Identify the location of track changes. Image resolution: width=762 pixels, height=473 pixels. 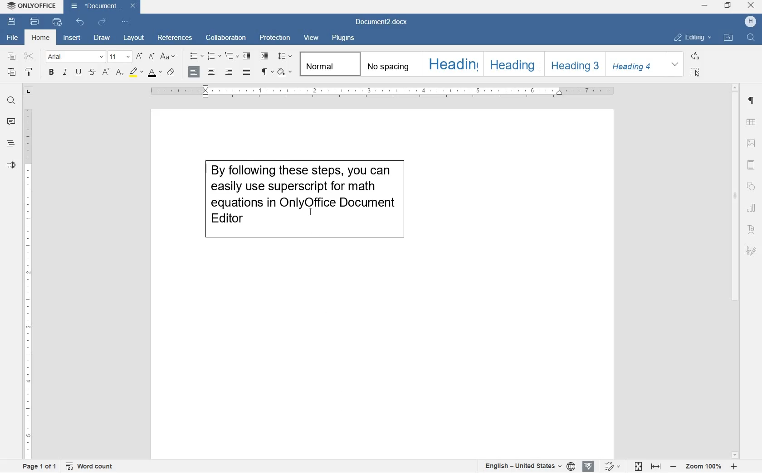
(613, 466).